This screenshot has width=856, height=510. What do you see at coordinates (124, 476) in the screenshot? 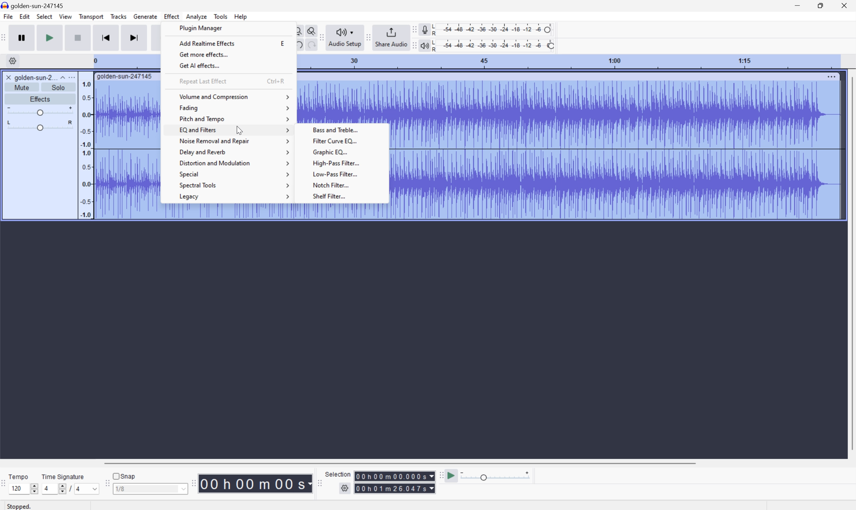
I see `Snap` at bounding box center [124, 476].